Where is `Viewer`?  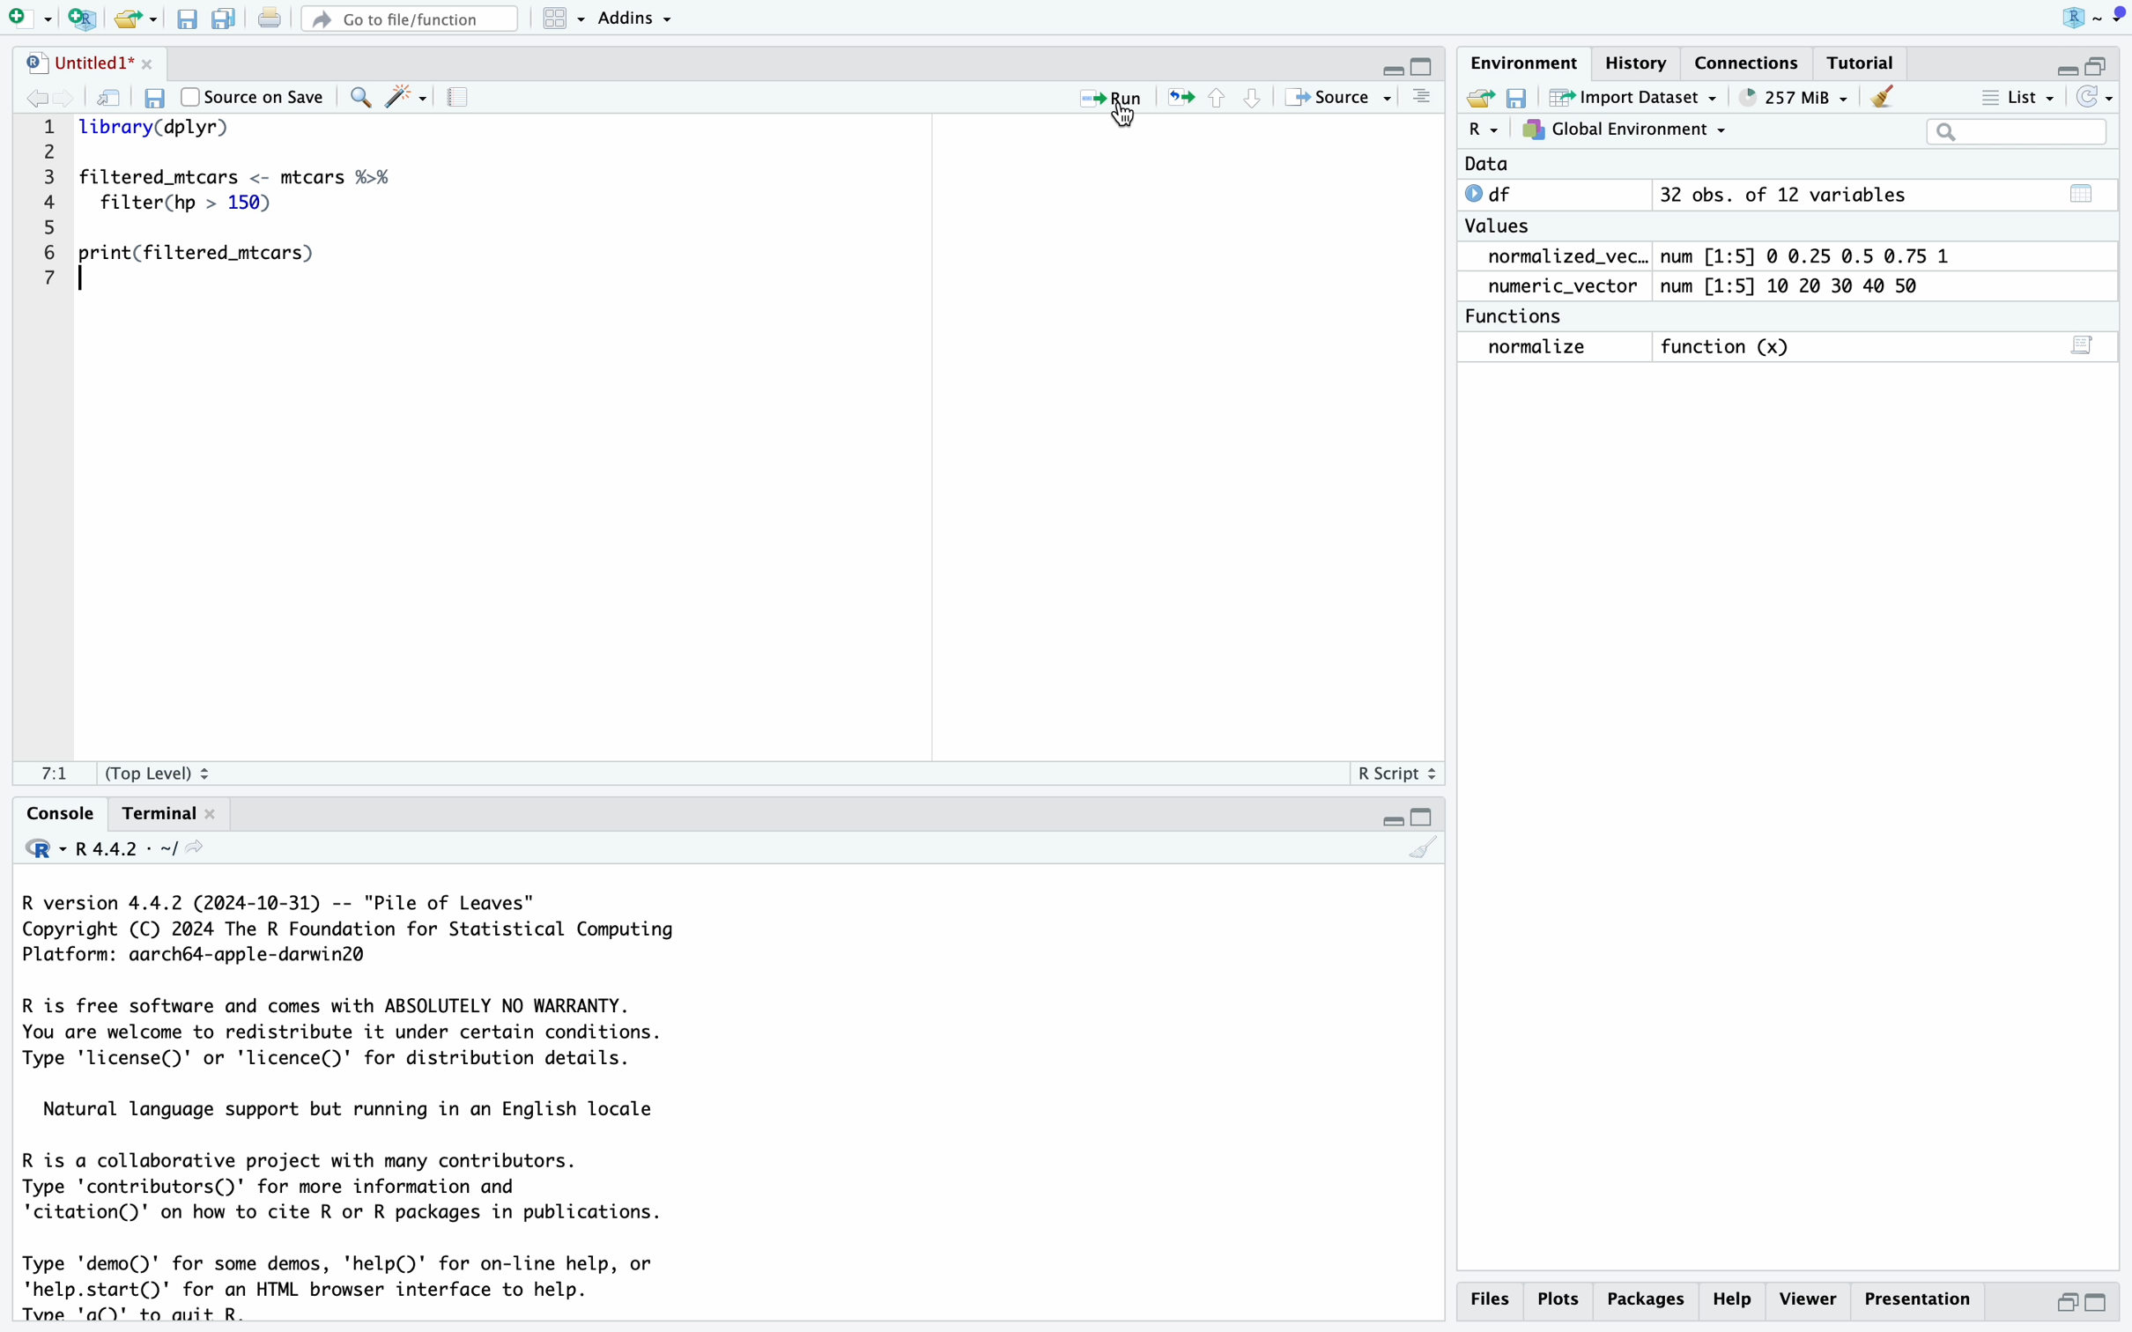
Viewer is located at coordinates (1808, 1299).